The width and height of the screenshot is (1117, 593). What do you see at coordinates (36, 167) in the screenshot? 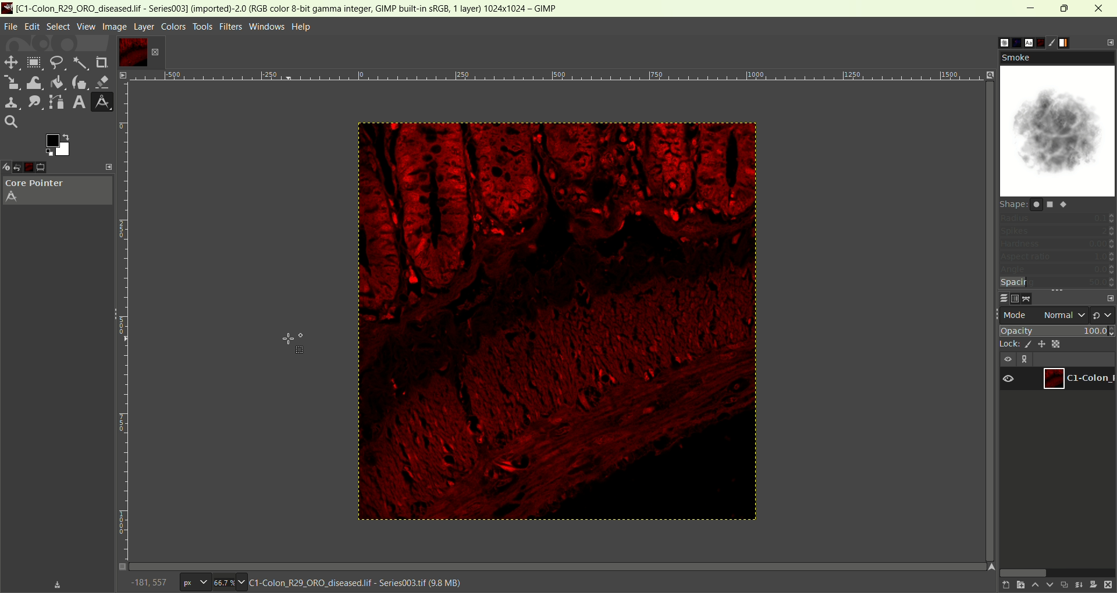
I see `images` at bounding box center [36, 167].